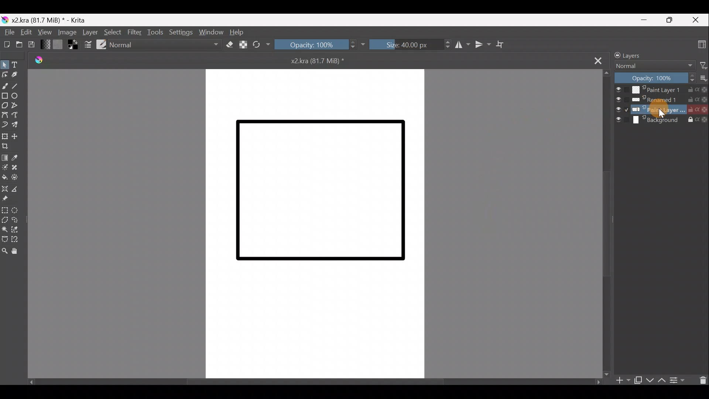 The width and height of the screenshot is (709, 399). I want to click on Normal Blending mode, so click(653, 66).